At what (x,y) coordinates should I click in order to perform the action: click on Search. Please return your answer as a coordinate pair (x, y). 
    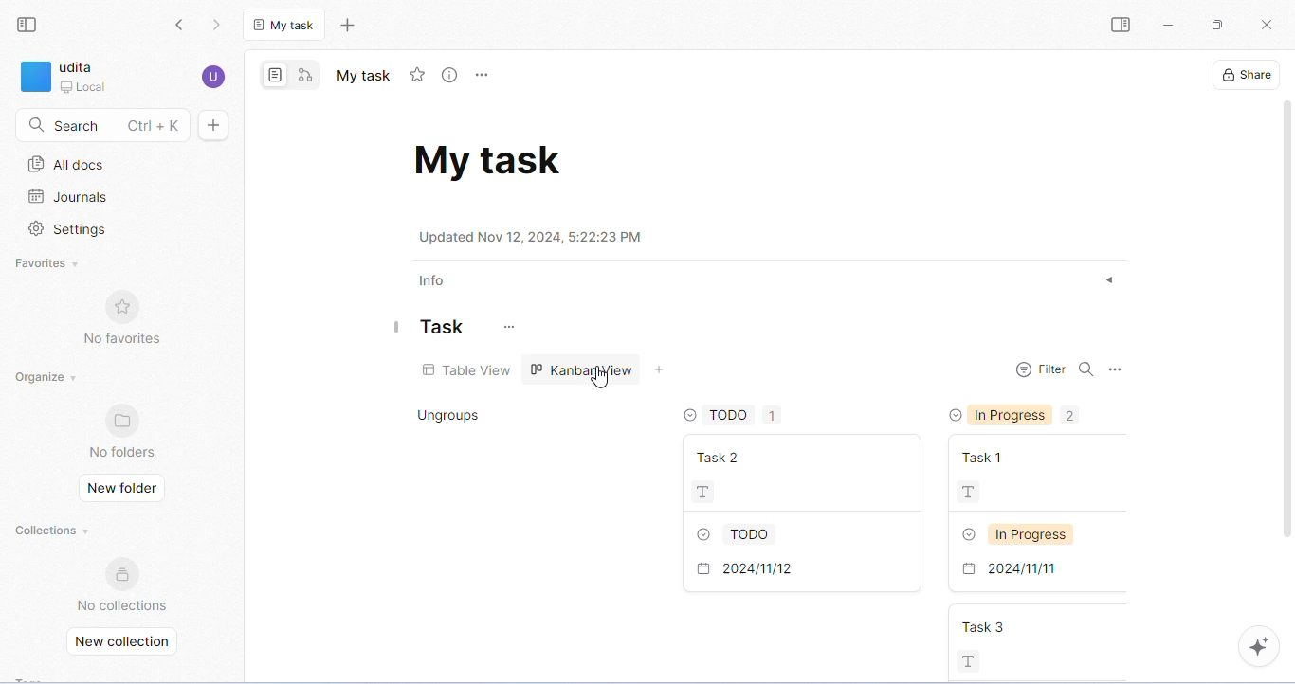
    Looking at the image, I should click on (1086, 373).